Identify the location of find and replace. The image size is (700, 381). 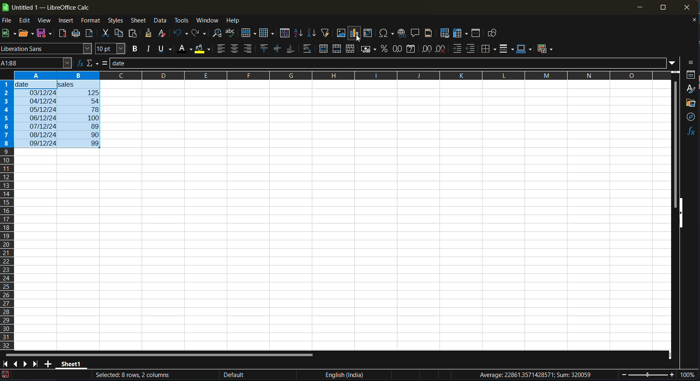
(217, 34).